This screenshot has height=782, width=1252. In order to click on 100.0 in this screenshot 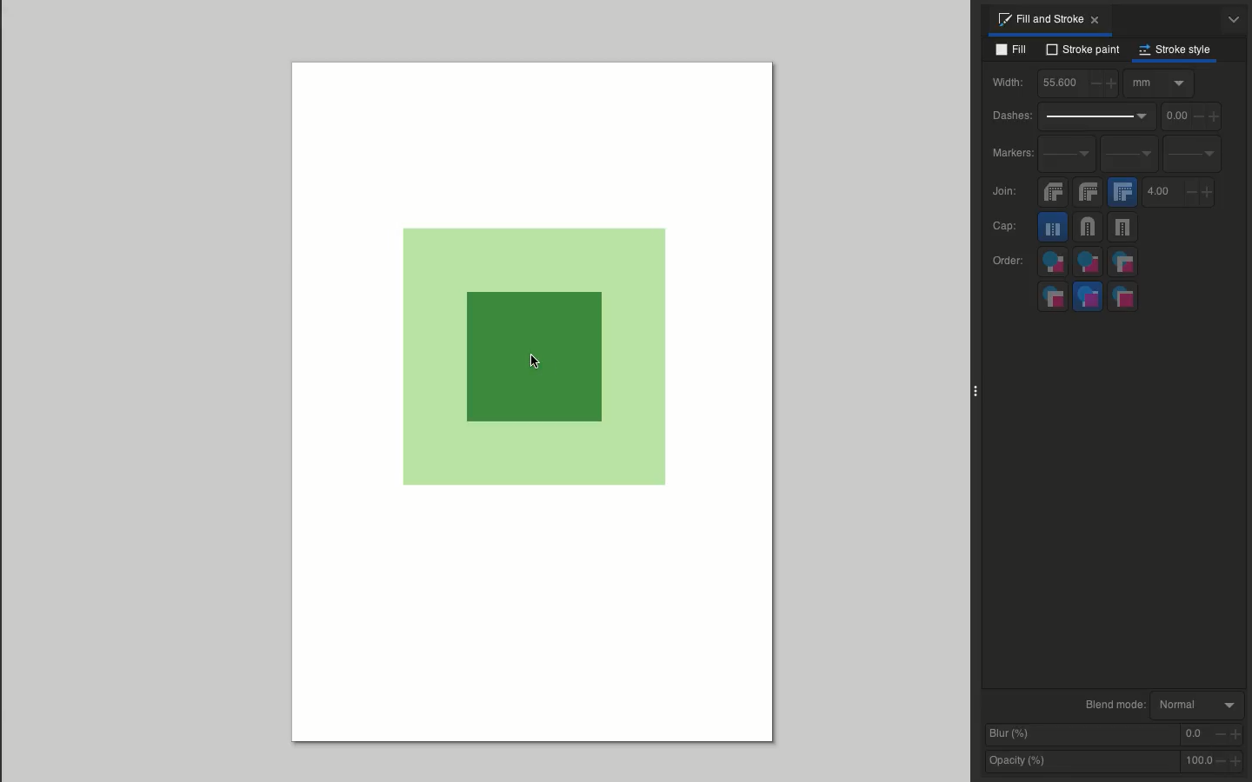, I will do `click(1212, 759)`.